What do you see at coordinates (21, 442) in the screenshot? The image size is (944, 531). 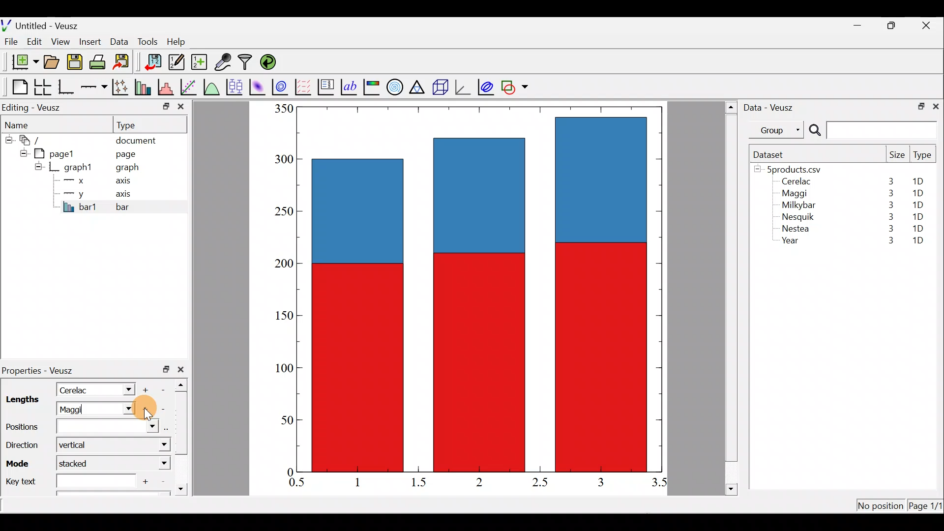 I see `Direction` at bounding box center [21, 442].